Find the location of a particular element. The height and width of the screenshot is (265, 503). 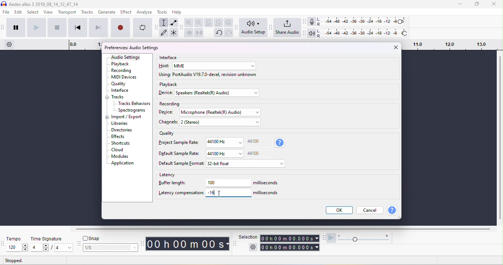

selection time is located at coordinates (286, 239).